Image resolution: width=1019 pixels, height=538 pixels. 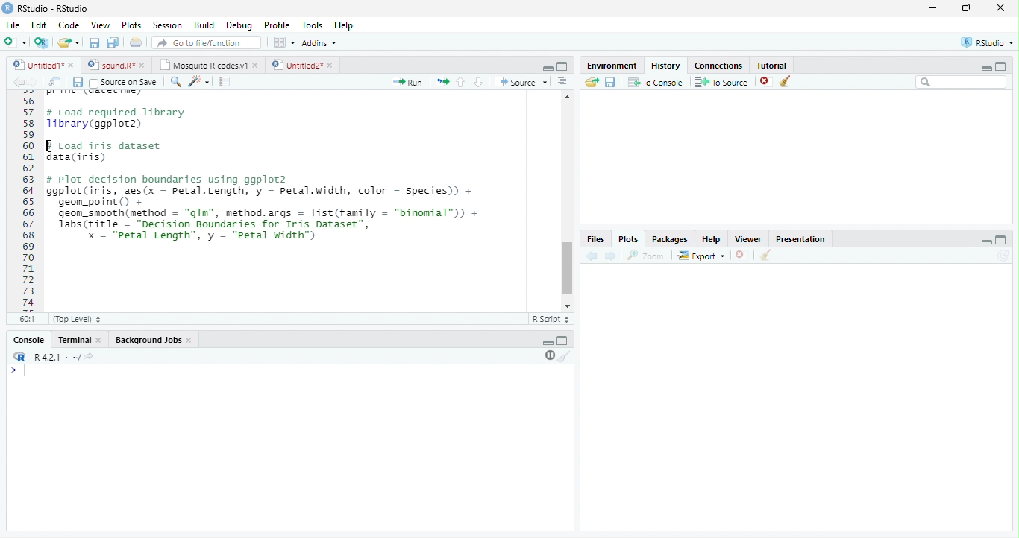 What do you see at coordinates (766, 255) in the screenshot?
I see `clear` at bounding box center [766, 255].